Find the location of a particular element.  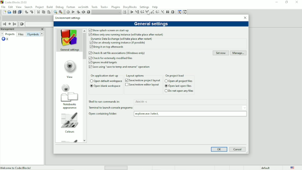

Break debugger is located at coordinates (168, 12).